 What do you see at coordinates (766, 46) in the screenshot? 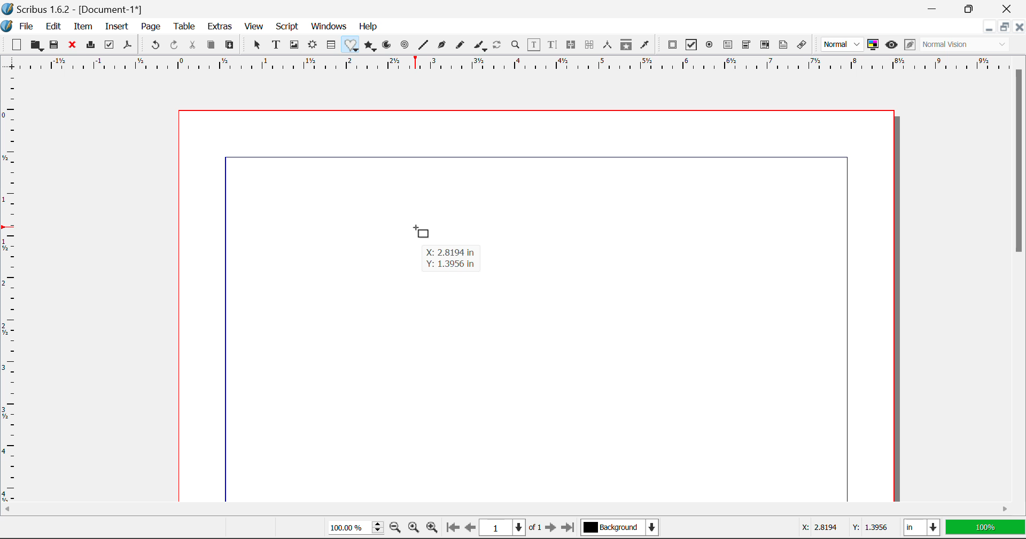
I see `Pdf List box` at bounding box center [766, 46].